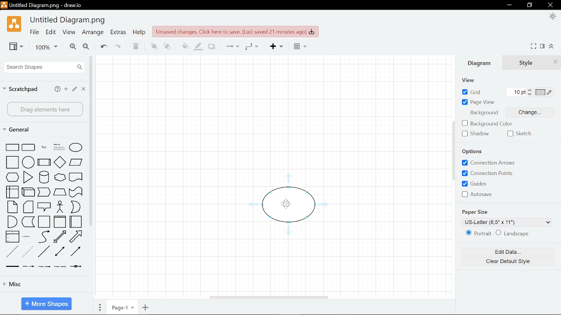 This screenshot has height=315, width=561. What do you see at coordinates (45, 203) in the screenshot?
I see `Shapes in general shapes` at bounding box center [45, 203].